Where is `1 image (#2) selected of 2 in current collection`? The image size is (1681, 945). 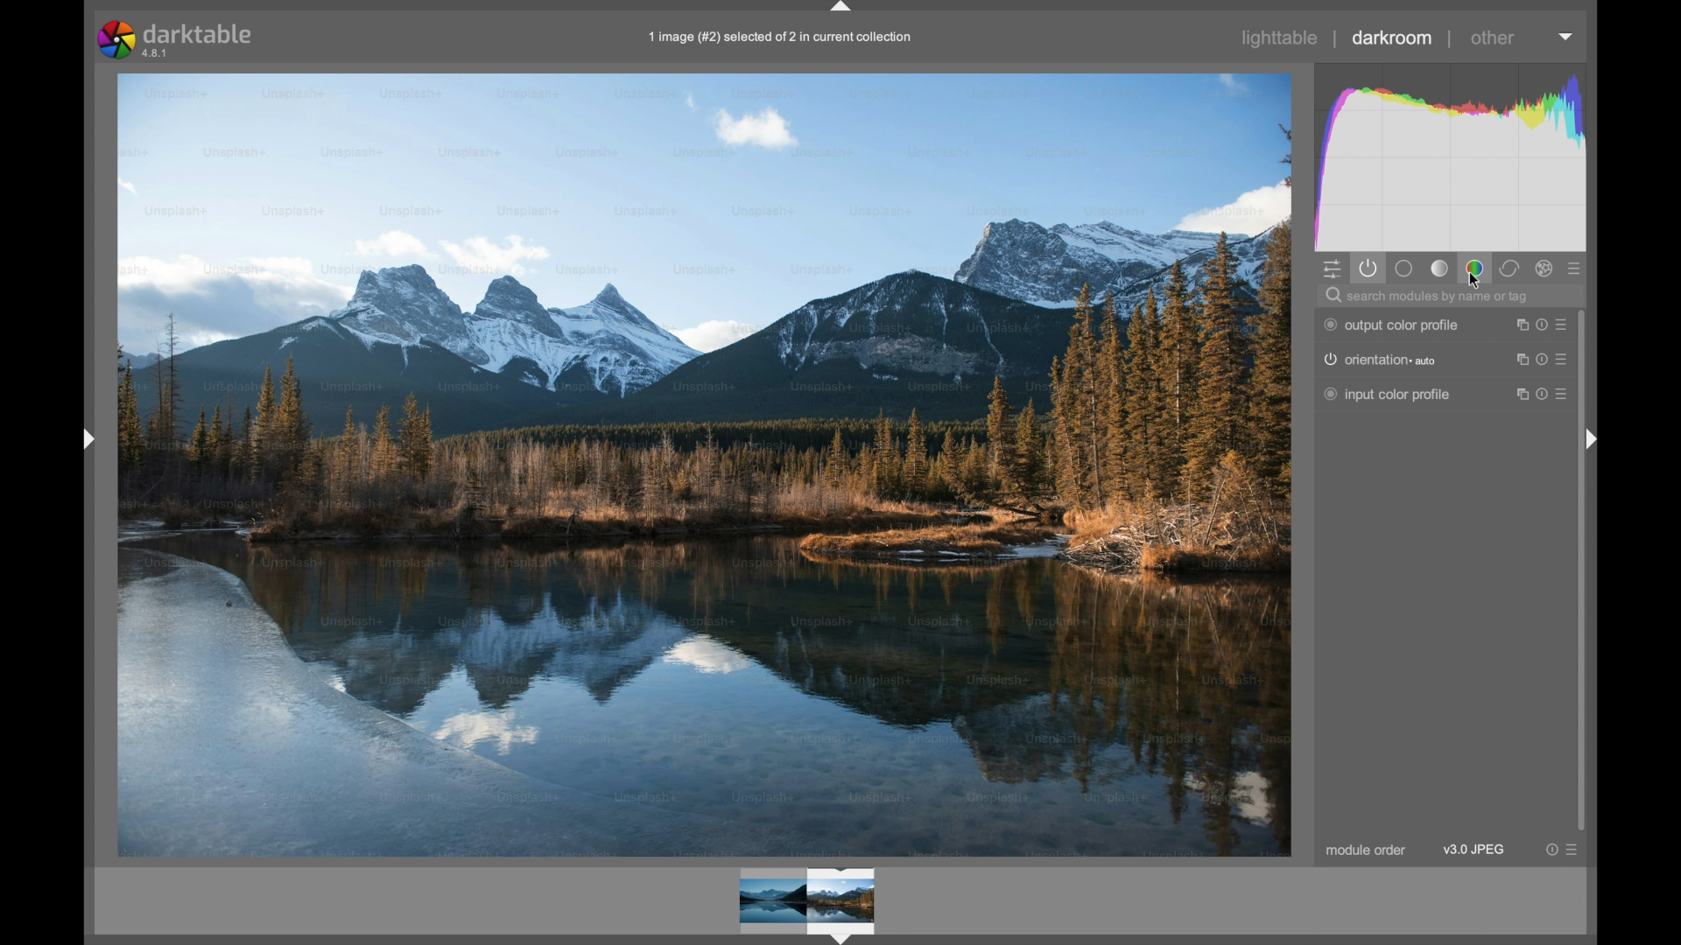
1 image (#2) selected of 2 in current collection is located at coordinates (777, 39).